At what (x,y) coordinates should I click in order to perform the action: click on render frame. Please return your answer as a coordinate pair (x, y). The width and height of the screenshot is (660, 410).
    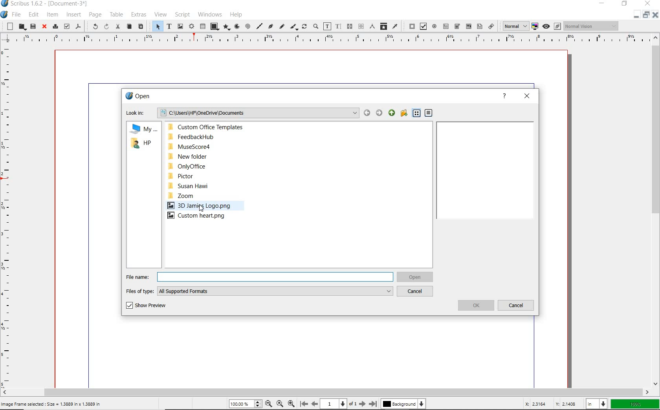
    Looking at the image, I should click on (191, 27).